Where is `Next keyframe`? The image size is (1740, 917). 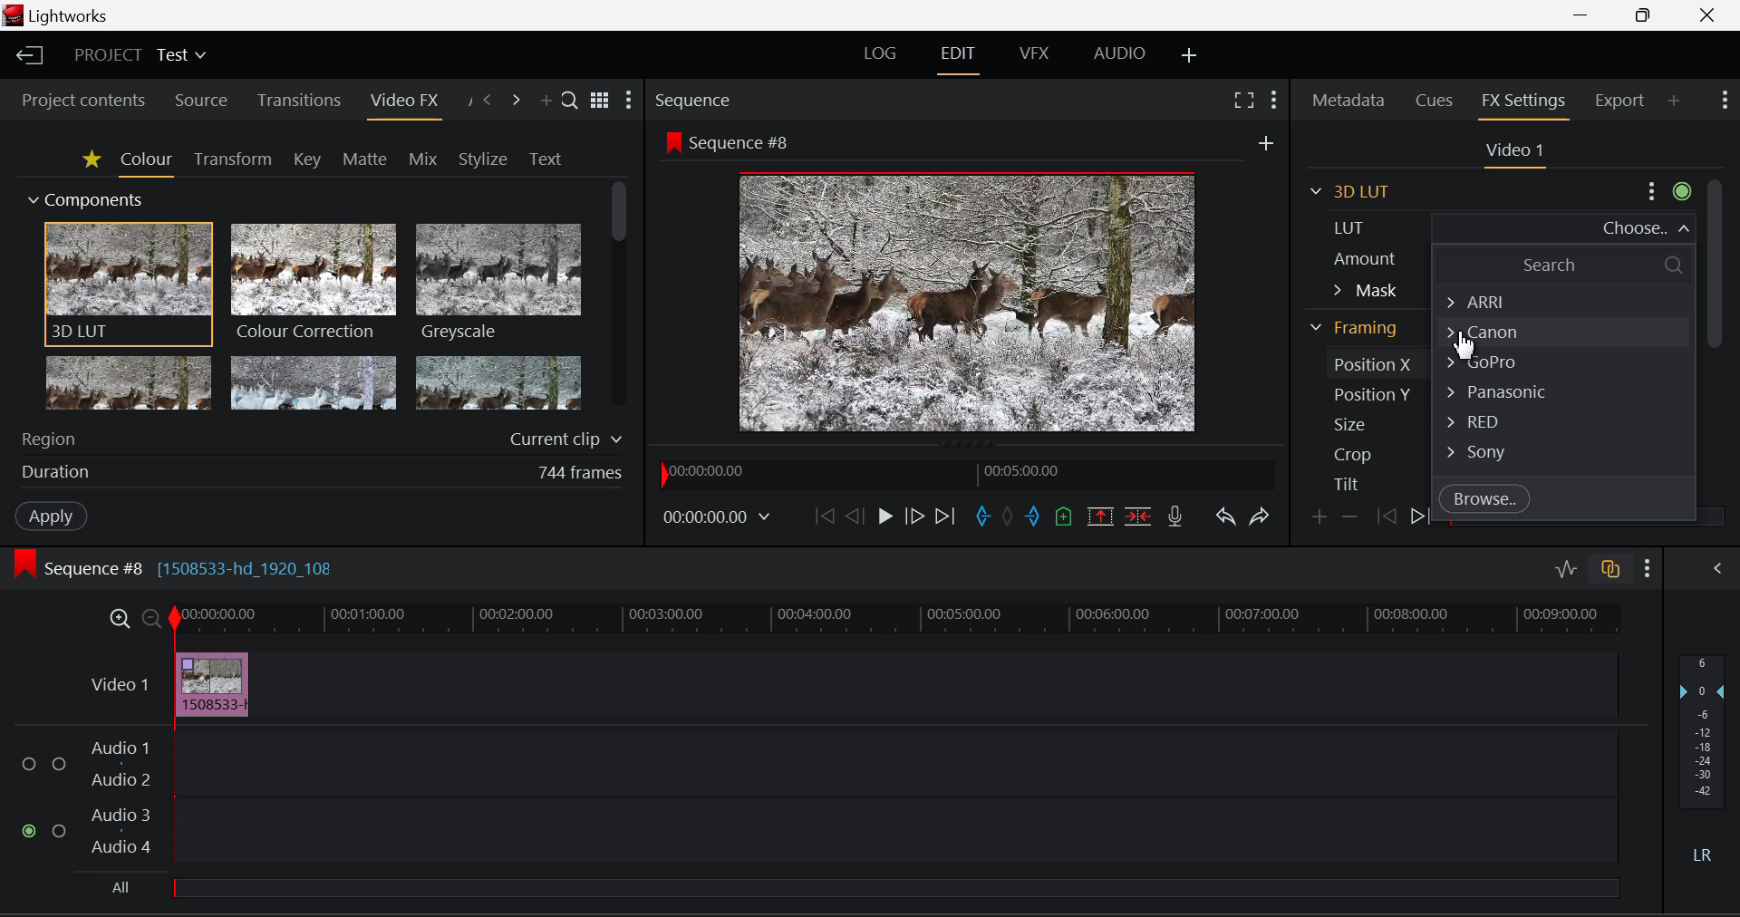
Next keyframe is located at coordinates (1421, 516).